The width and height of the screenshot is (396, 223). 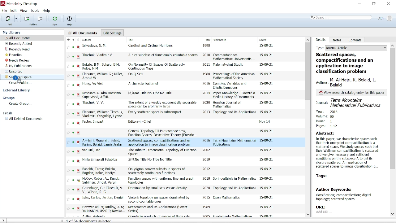 I want to click on my library, so click(x=12, y=32).